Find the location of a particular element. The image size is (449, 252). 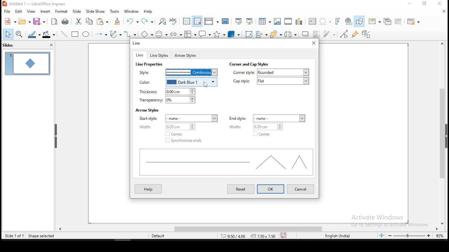

edit is located at coordinates (18, 11).